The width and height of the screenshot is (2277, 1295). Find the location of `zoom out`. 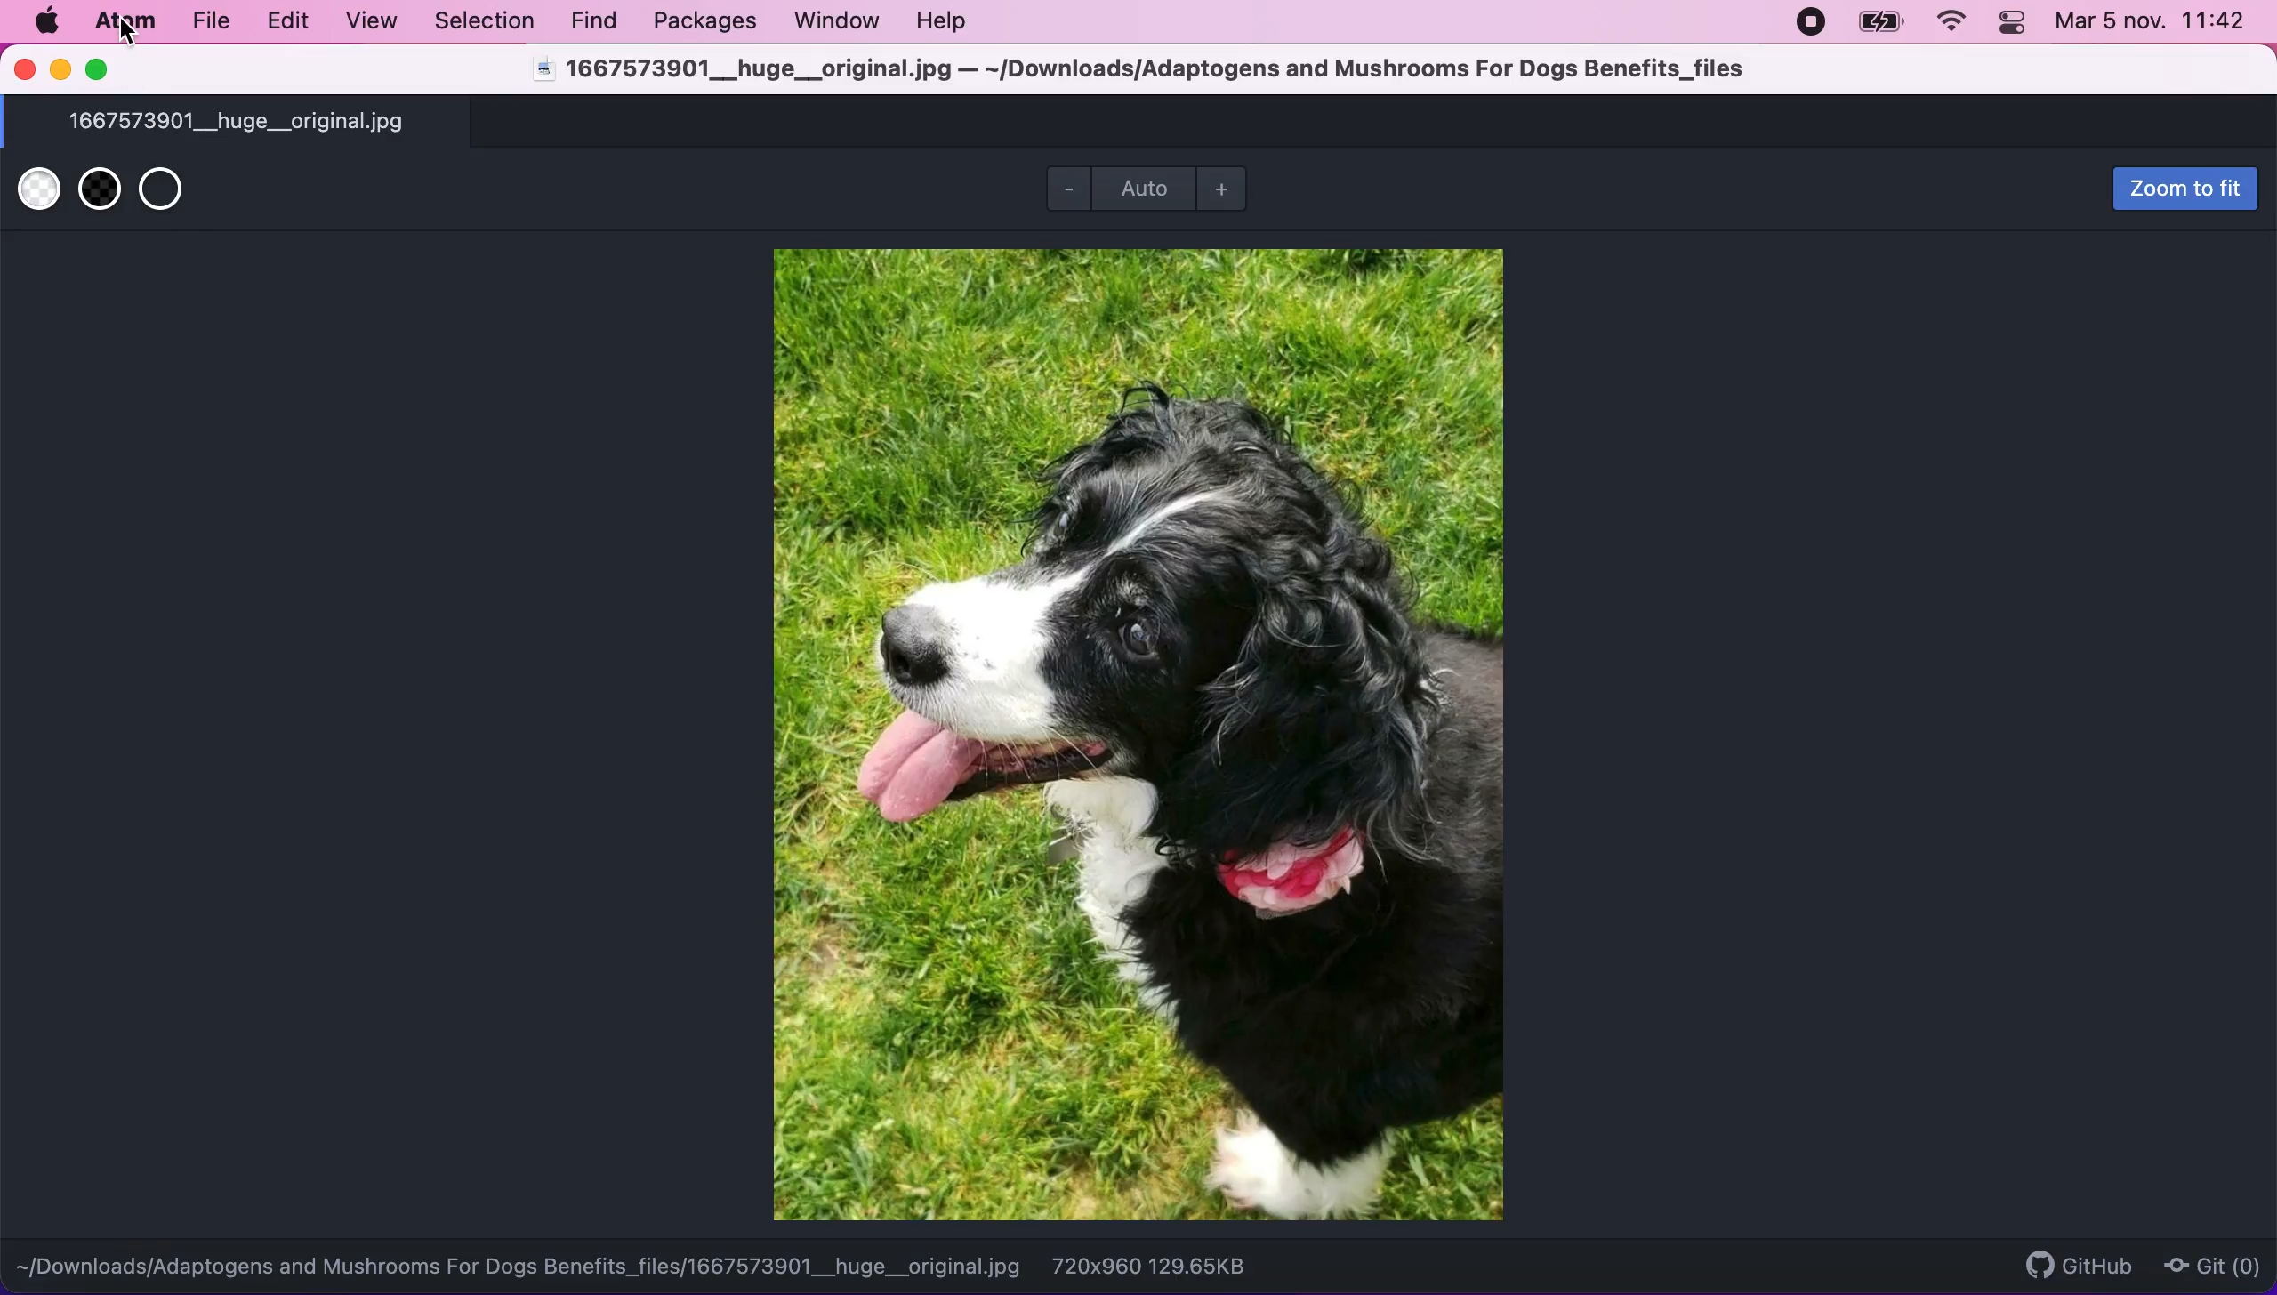

zoom out is located at coordinates (1062, 187).